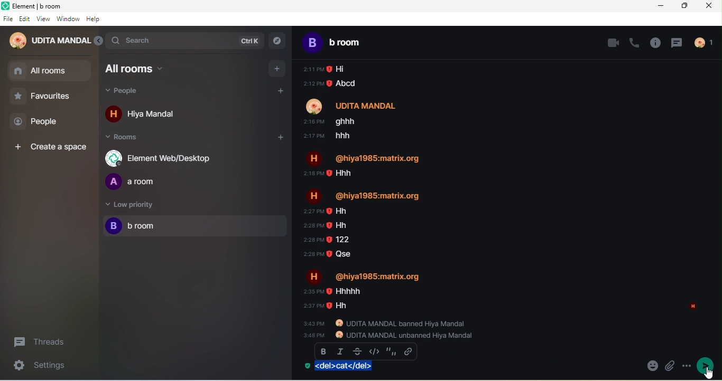 The height and width of the screenshot is (381, 722). What do you see at coordinates (39, 72) in the screenshot?
I see `all rooms` at bounding box center [39, 72].